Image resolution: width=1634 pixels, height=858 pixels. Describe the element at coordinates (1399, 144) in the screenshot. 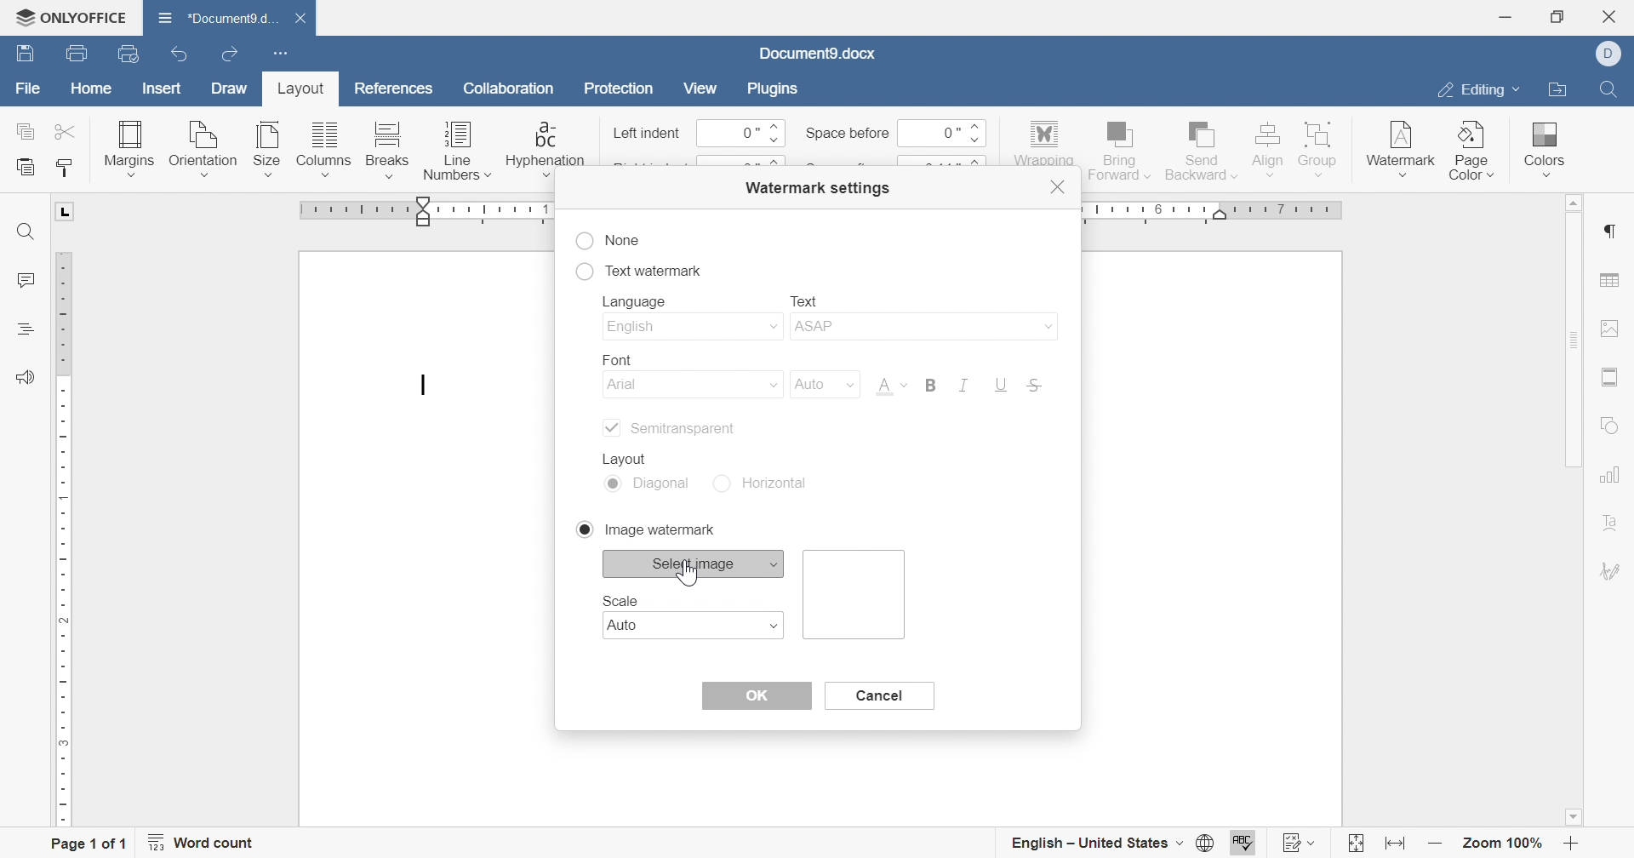

I see `watermark` at that location.